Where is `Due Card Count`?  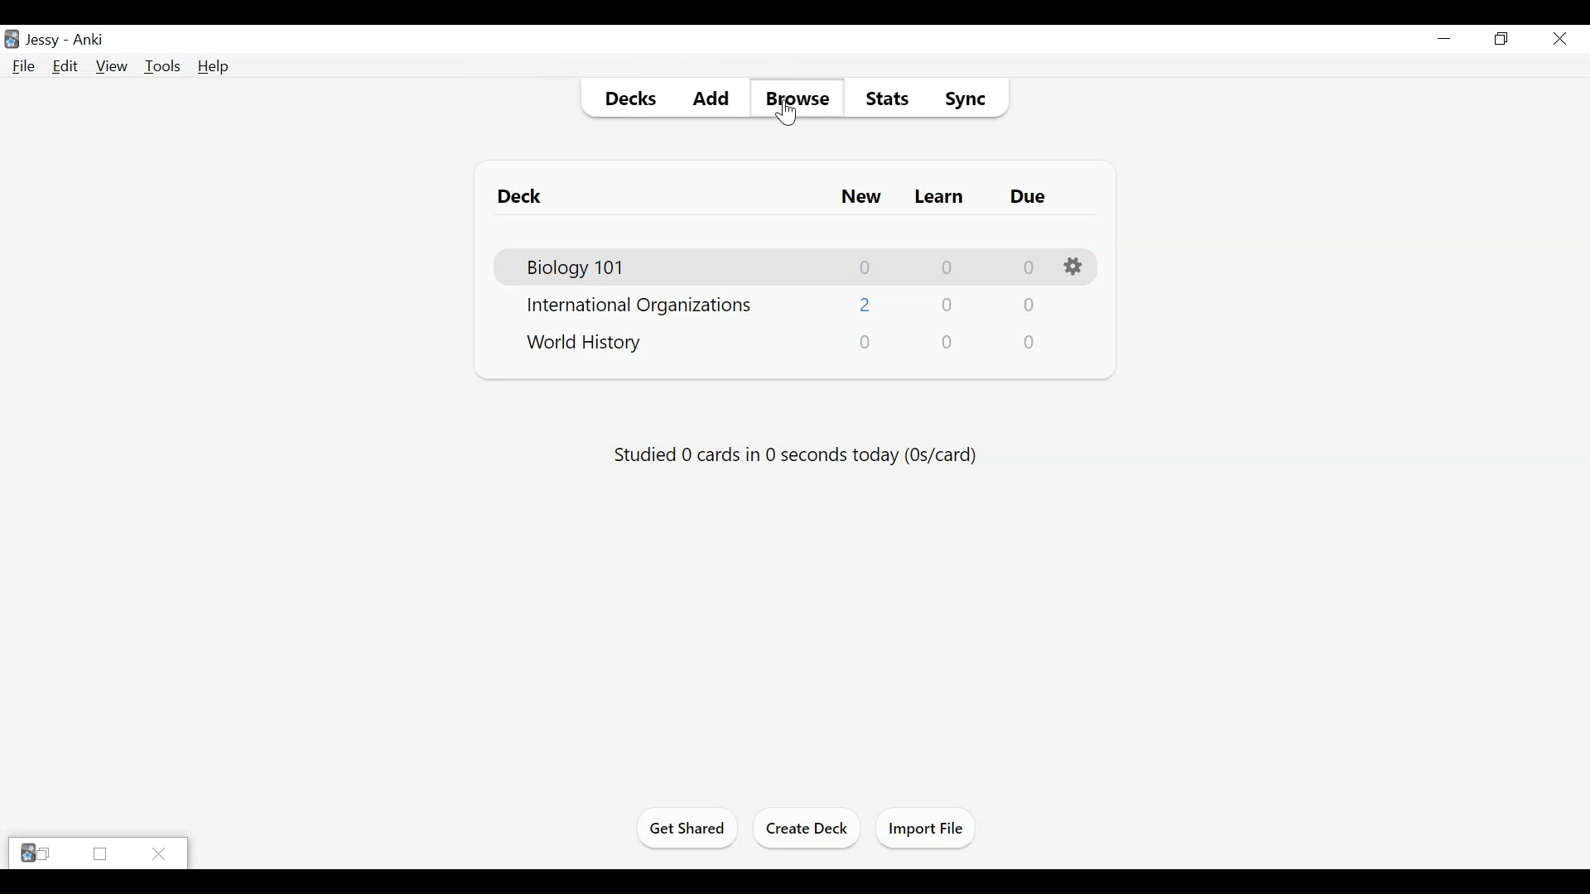 Due Card Count is located at coordinates (1029, 267).